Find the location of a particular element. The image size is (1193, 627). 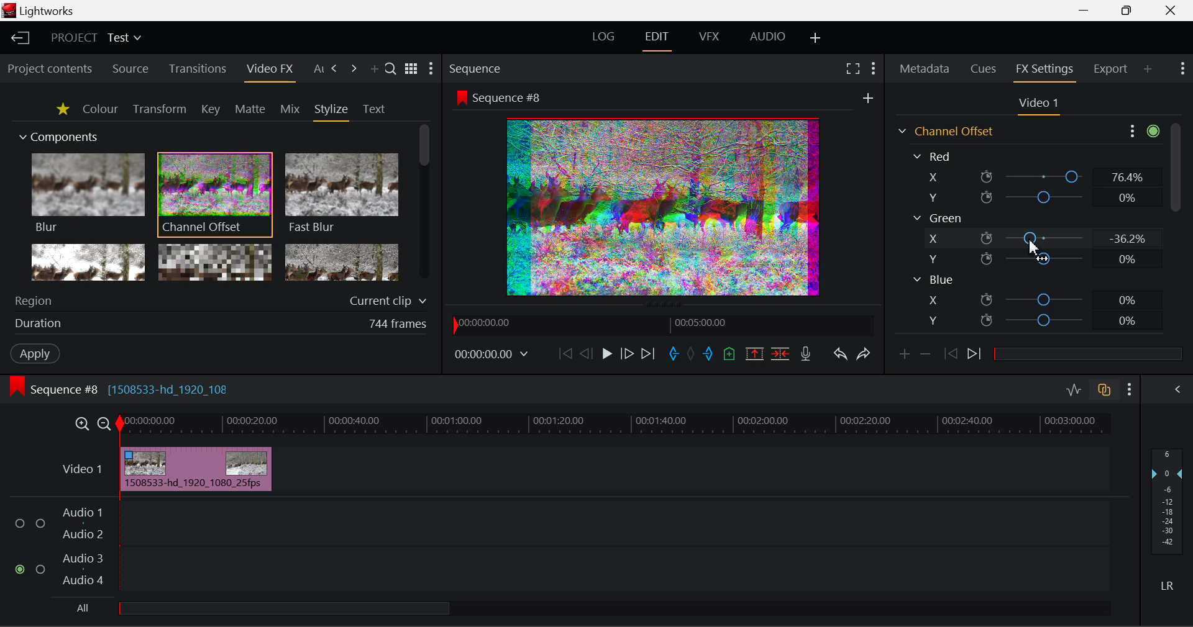

Project contents is located at coordinates (49, 70).